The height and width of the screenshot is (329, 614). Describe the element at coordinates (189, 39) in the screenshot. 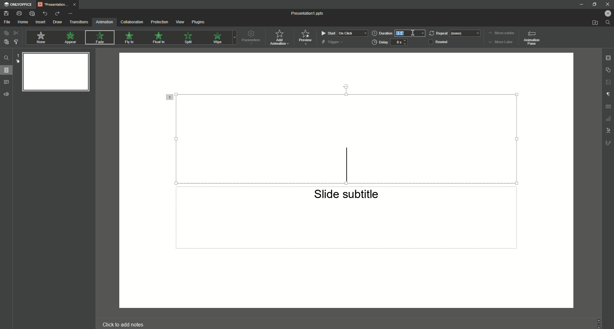

I see `Spill` at that location.